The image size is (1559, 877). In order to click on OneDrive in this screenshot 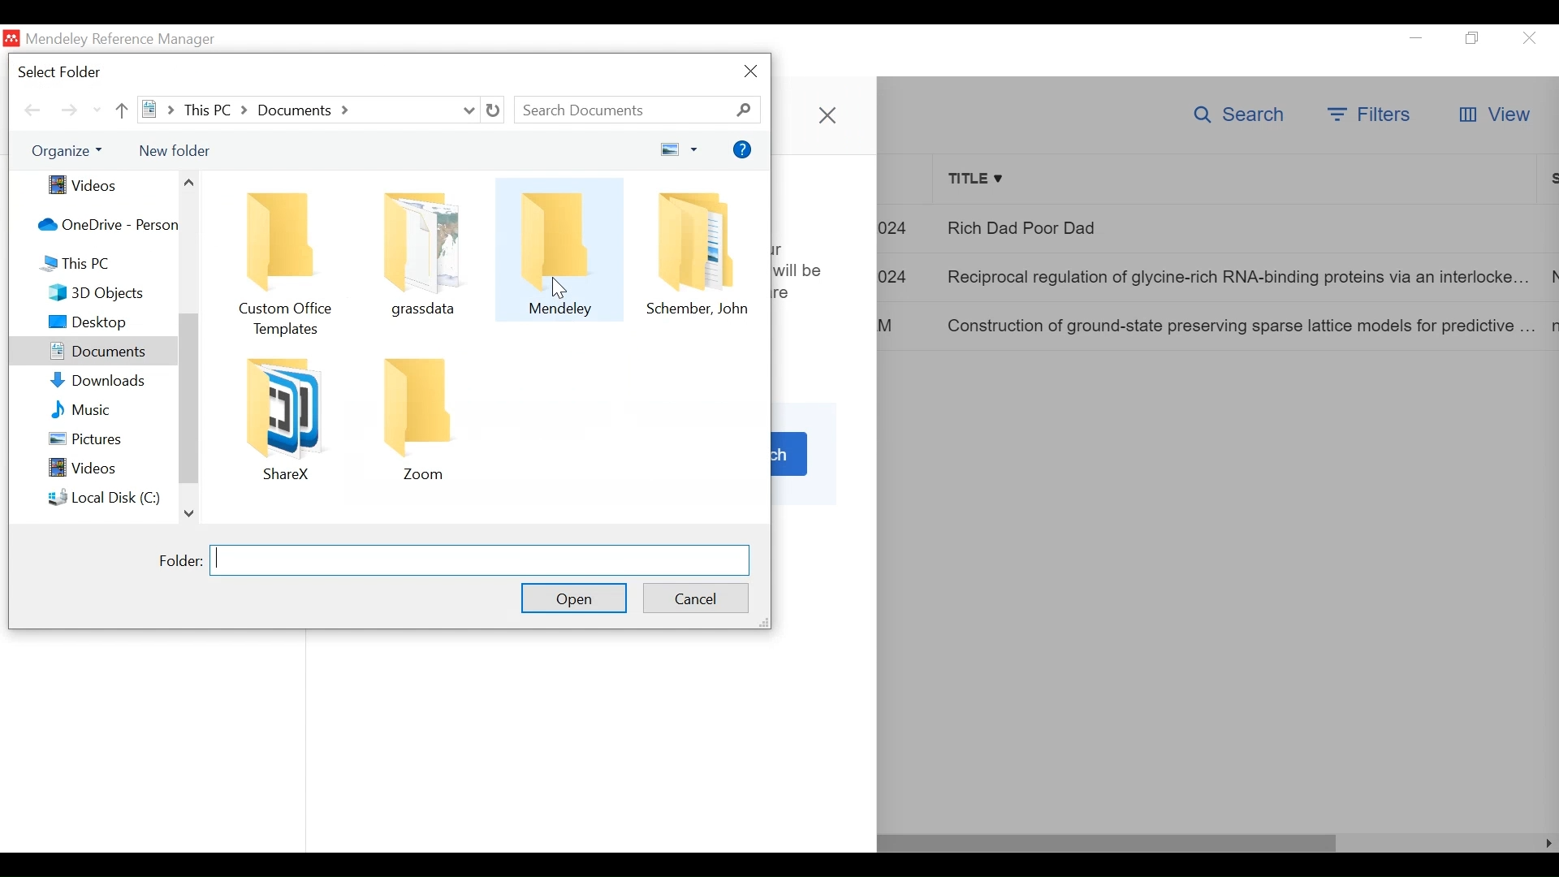, I will do `click(103, 226)`.